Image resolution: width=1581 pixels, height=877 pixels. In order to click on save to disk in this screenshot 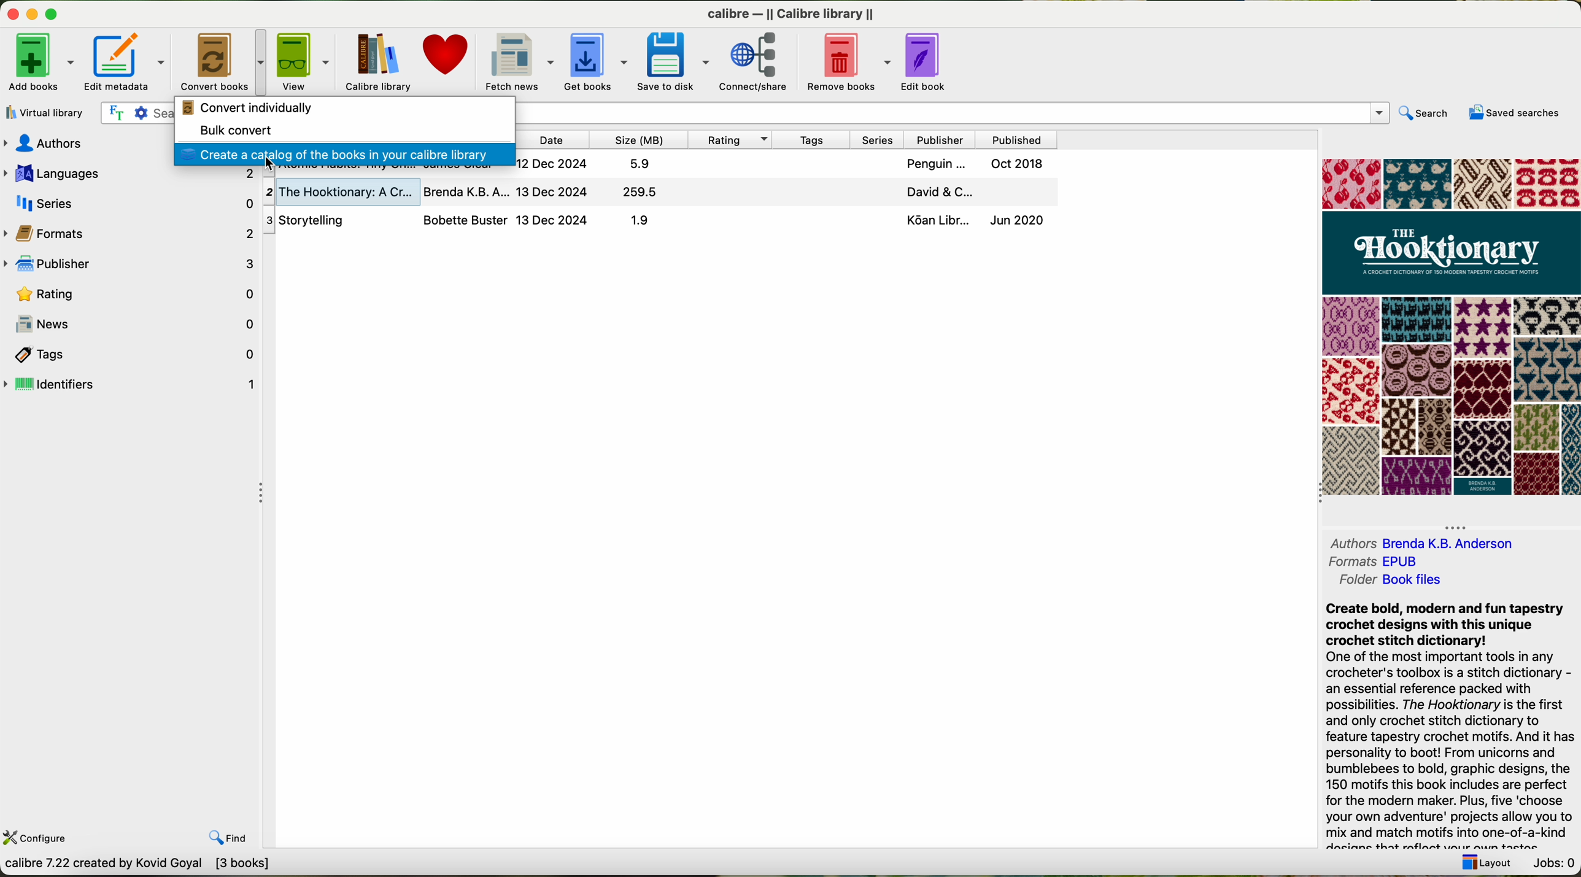, I will do `click(673, 61)`.